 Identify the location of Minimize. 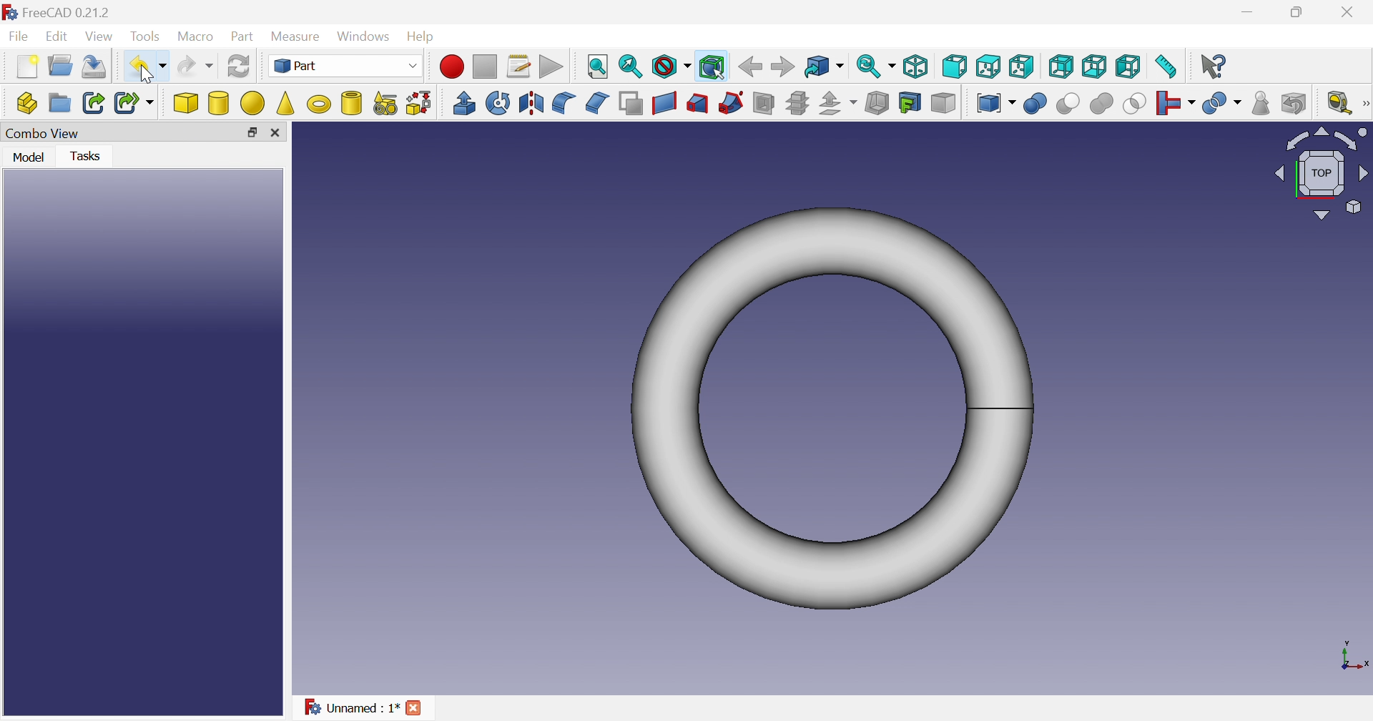
(1251, 10).